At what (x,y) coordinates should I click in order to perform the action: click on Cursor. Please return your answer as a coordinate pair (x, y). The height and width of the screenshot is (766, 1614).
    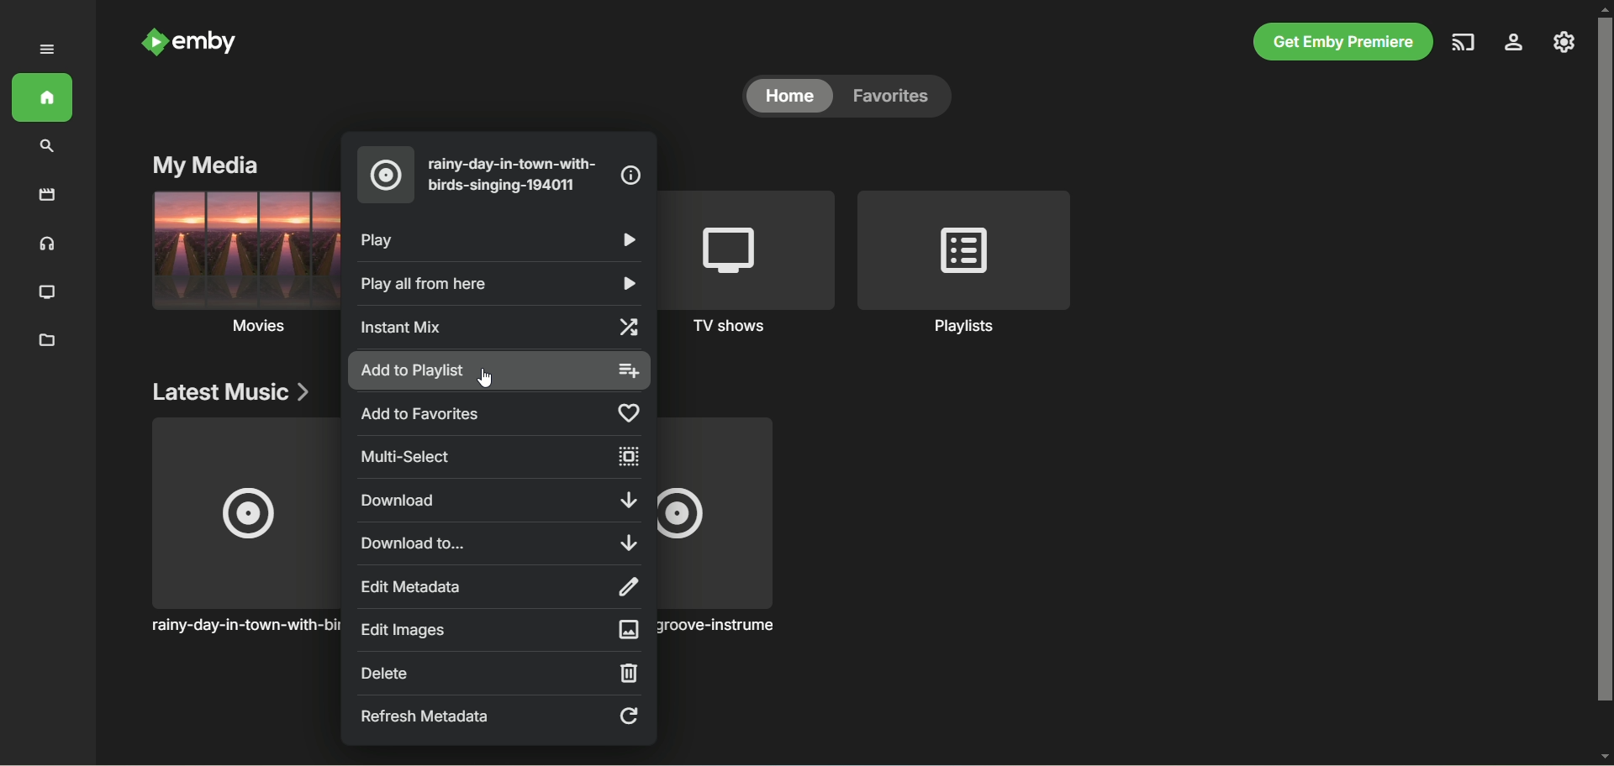
    Looking at the image, I should click on (486, 377).